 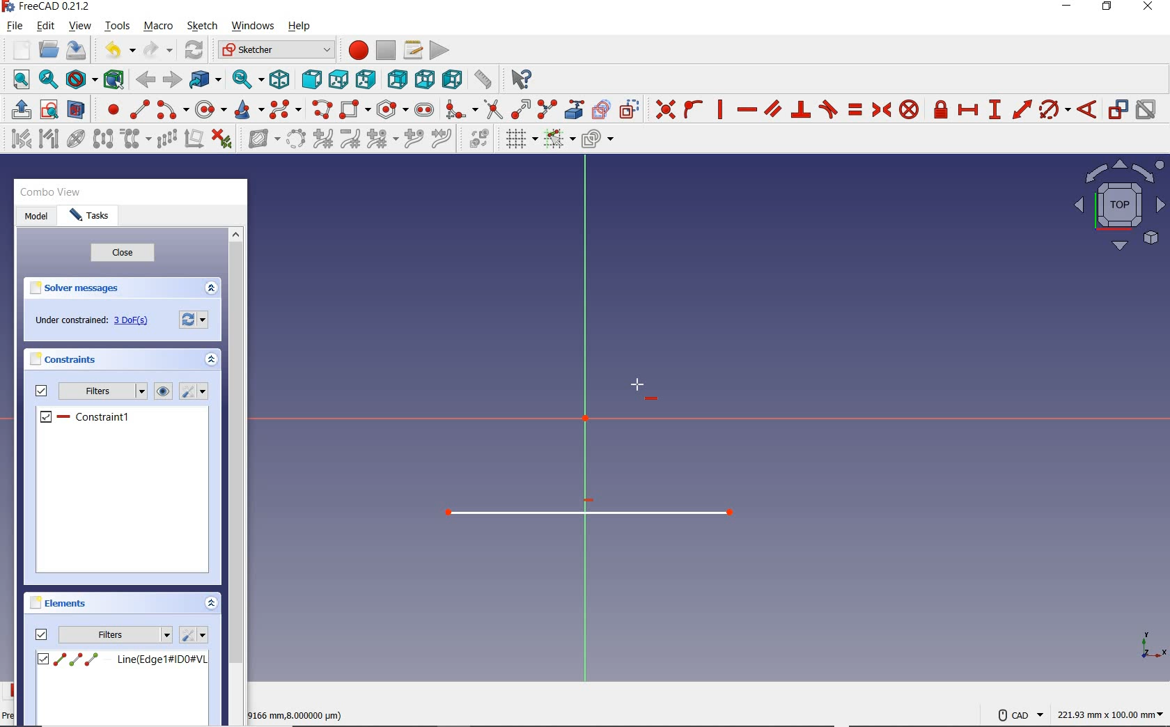 What do you see at coordinates (1117, 109) in the screenshot?
I see `TOGGLE DRIVING/REFERENCE CONSTRAINT` at bounding box center [1117, 109].